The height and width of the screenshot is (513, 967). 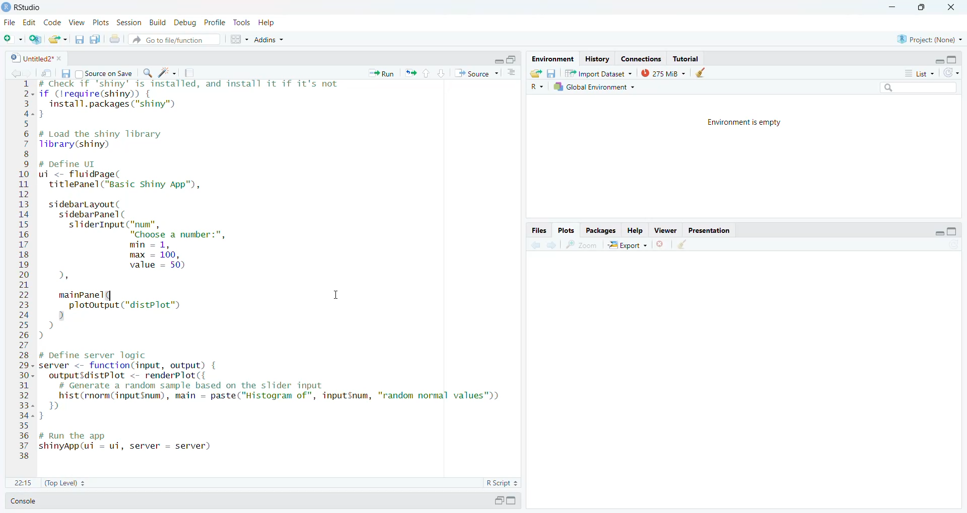 I want to click on resize, so click(x=512, y=59).